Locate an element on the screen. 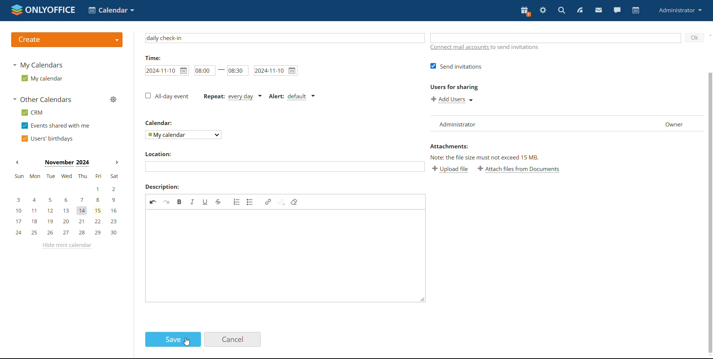  - is located at coordinates (221, 72).